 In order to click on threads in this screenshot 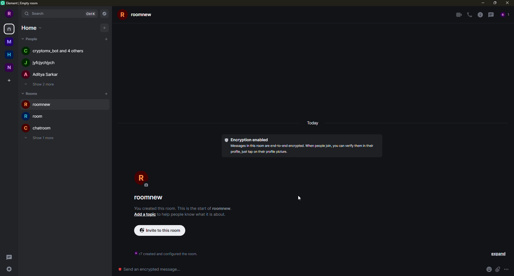, I will do `click(9, 257)`.